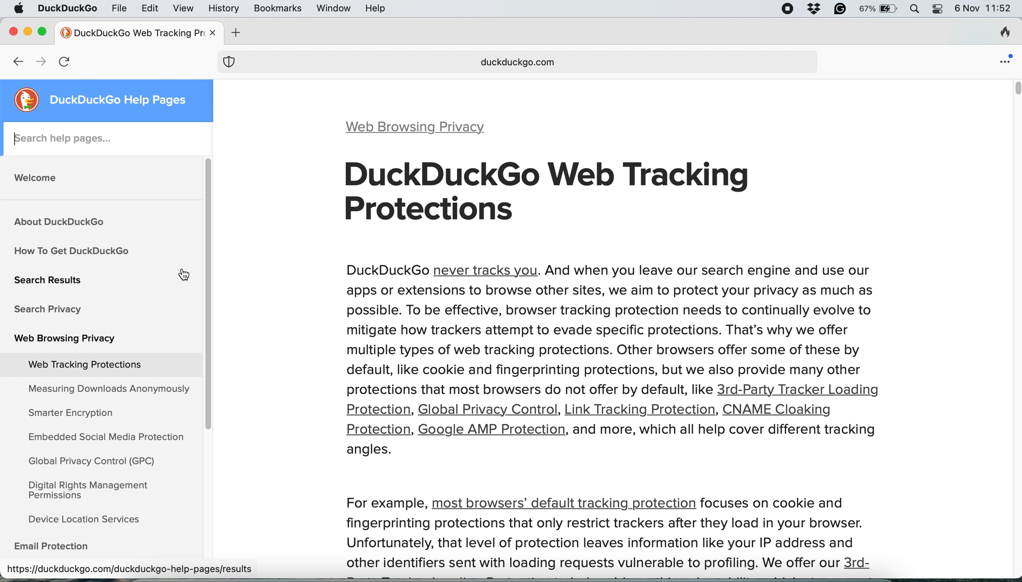 Image resolution: width=1022 pixels, height=582 pixels. I want to click on 6 Nov 11:52, so click(985, 9).